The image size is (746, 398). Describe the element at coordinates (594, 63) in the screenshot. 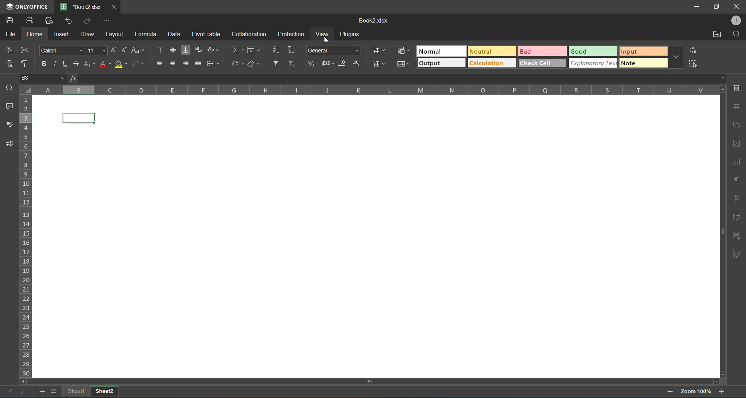

I see `explanatory text` at that location.